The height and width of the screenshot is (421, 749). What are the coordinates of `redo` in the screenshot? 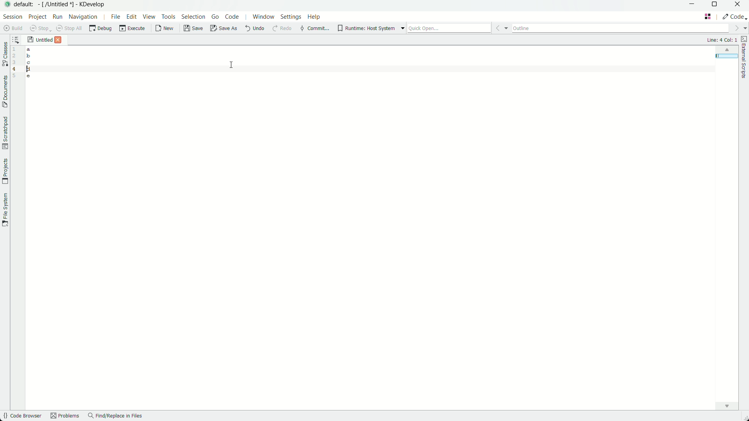 It's located at (282, 29).